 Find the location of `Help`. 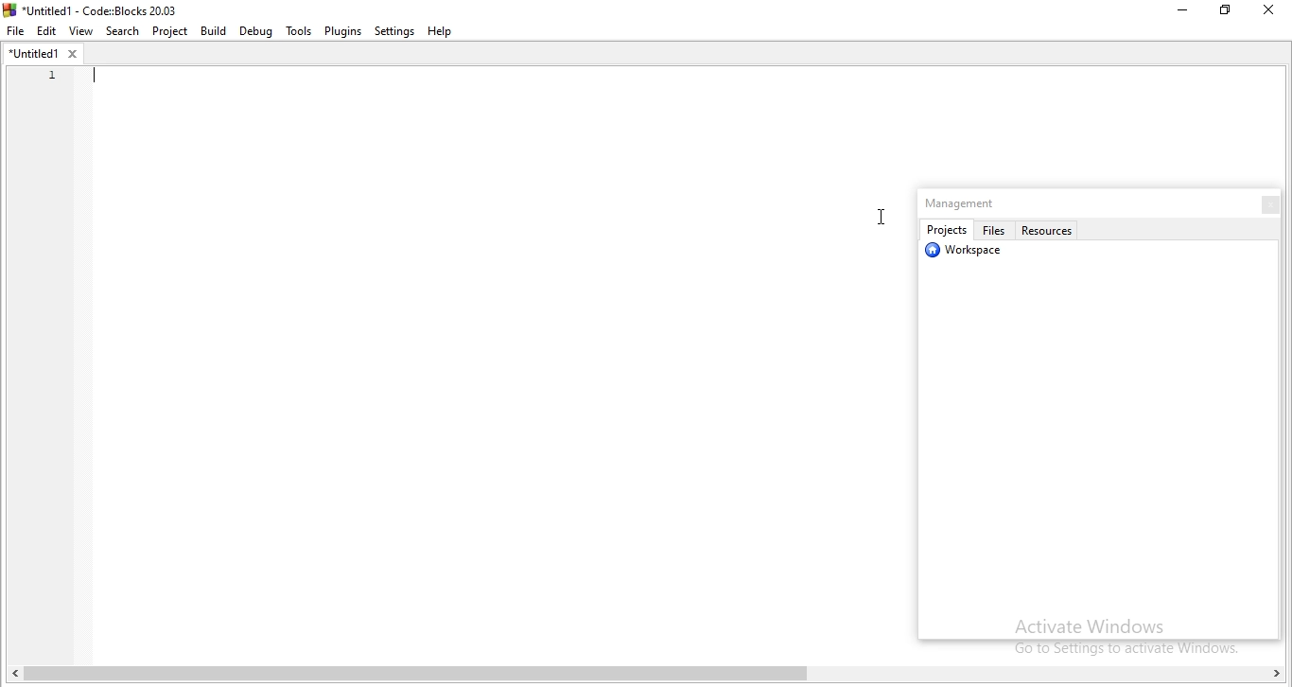

Help is located at coordinates (446, 30).